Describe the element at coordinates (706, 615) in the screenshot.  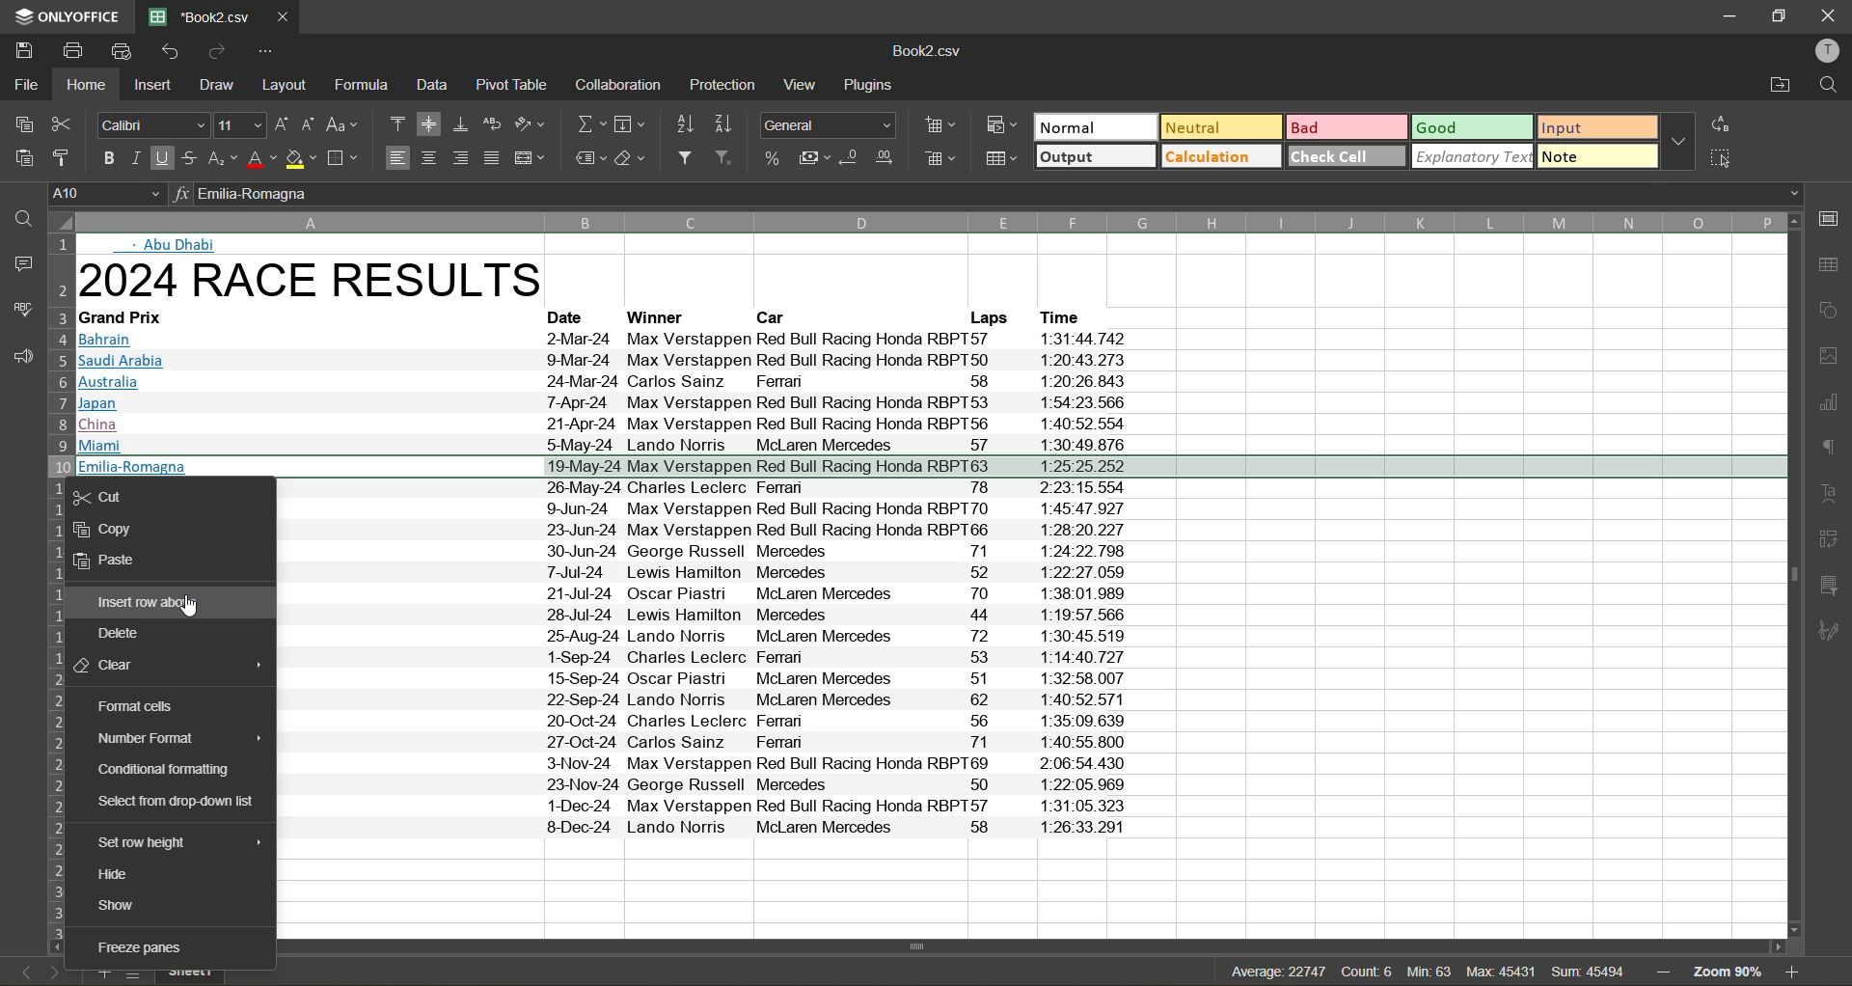
I see `28-Jul-24 Lewis Hamilton Mercedes 44 1:19:57 566` at that location.